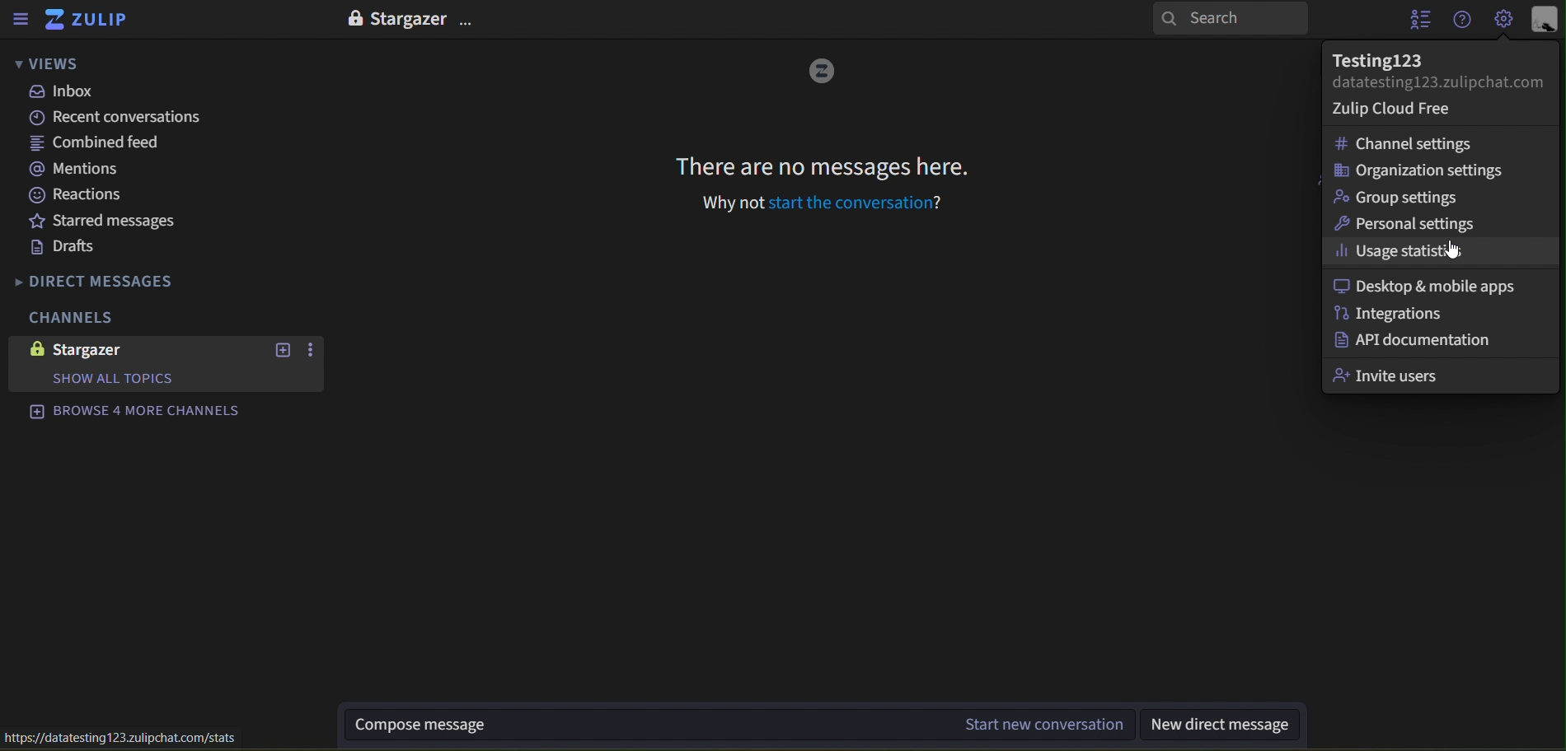 Image resolution: width=1566 pixels, height=751 pixels. What do you see at coordinates (1393, 198) in the screenshot?
I see `group settings` at bounding box center [1393, 198].